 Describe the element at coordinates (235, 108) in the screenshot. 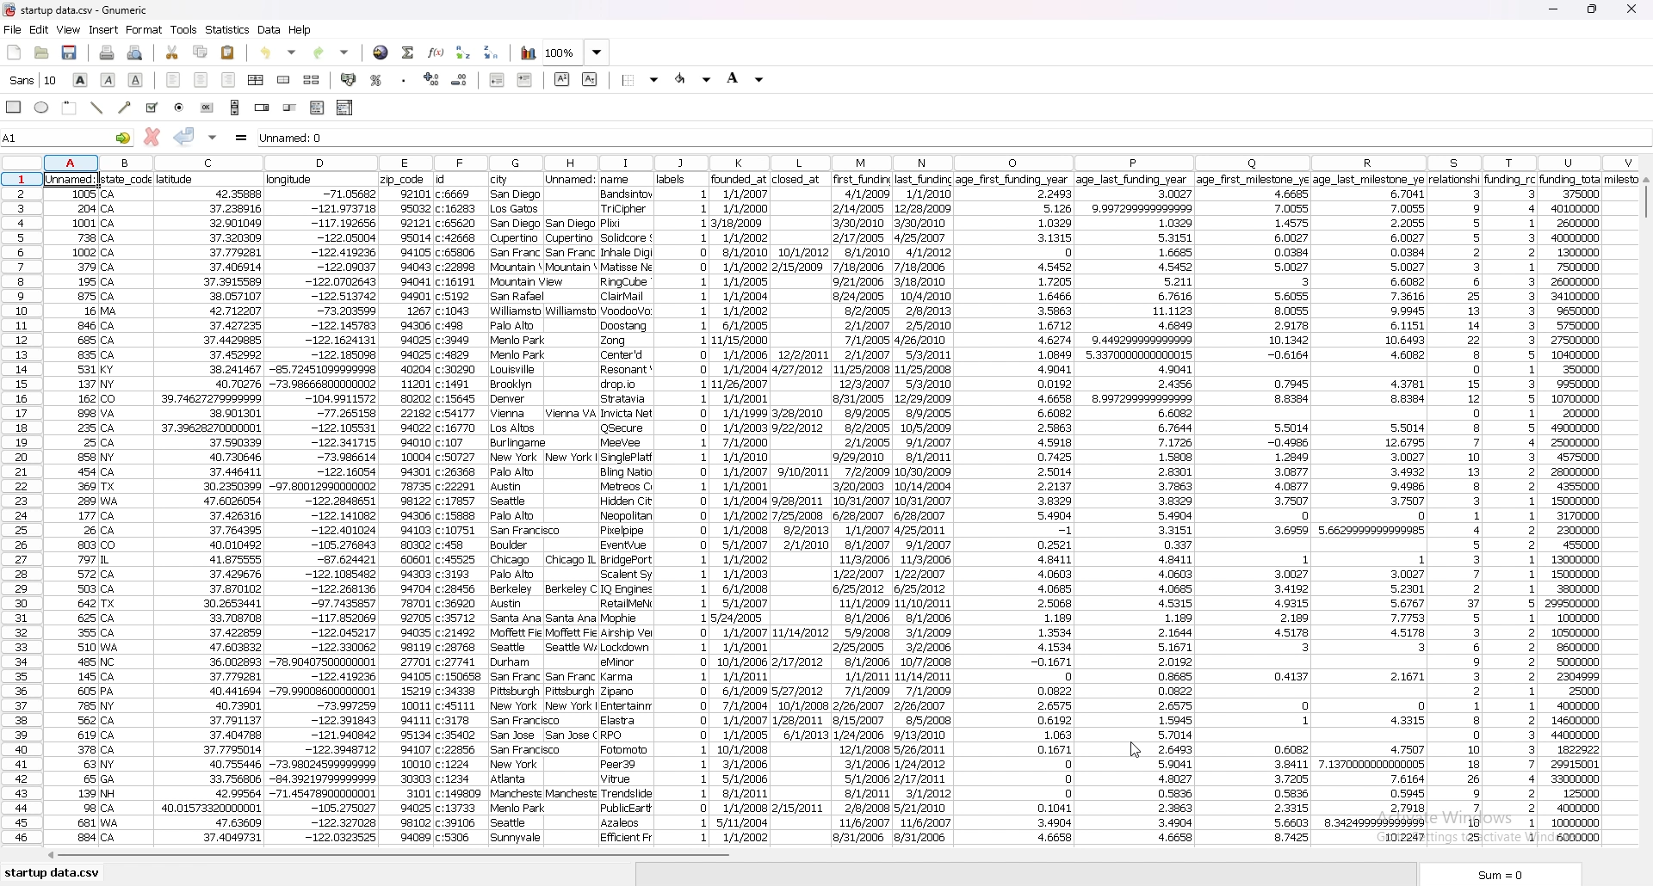

I see `scroll bar` at that location.